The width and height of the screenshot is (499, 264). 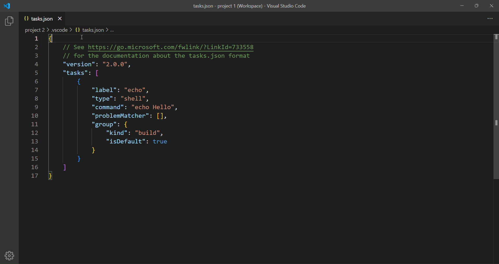 I want to click on path, so click(x=70, y=30).